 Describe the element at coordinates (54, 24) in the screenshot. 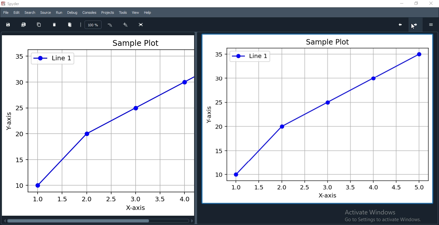

I see `delete` at that location.